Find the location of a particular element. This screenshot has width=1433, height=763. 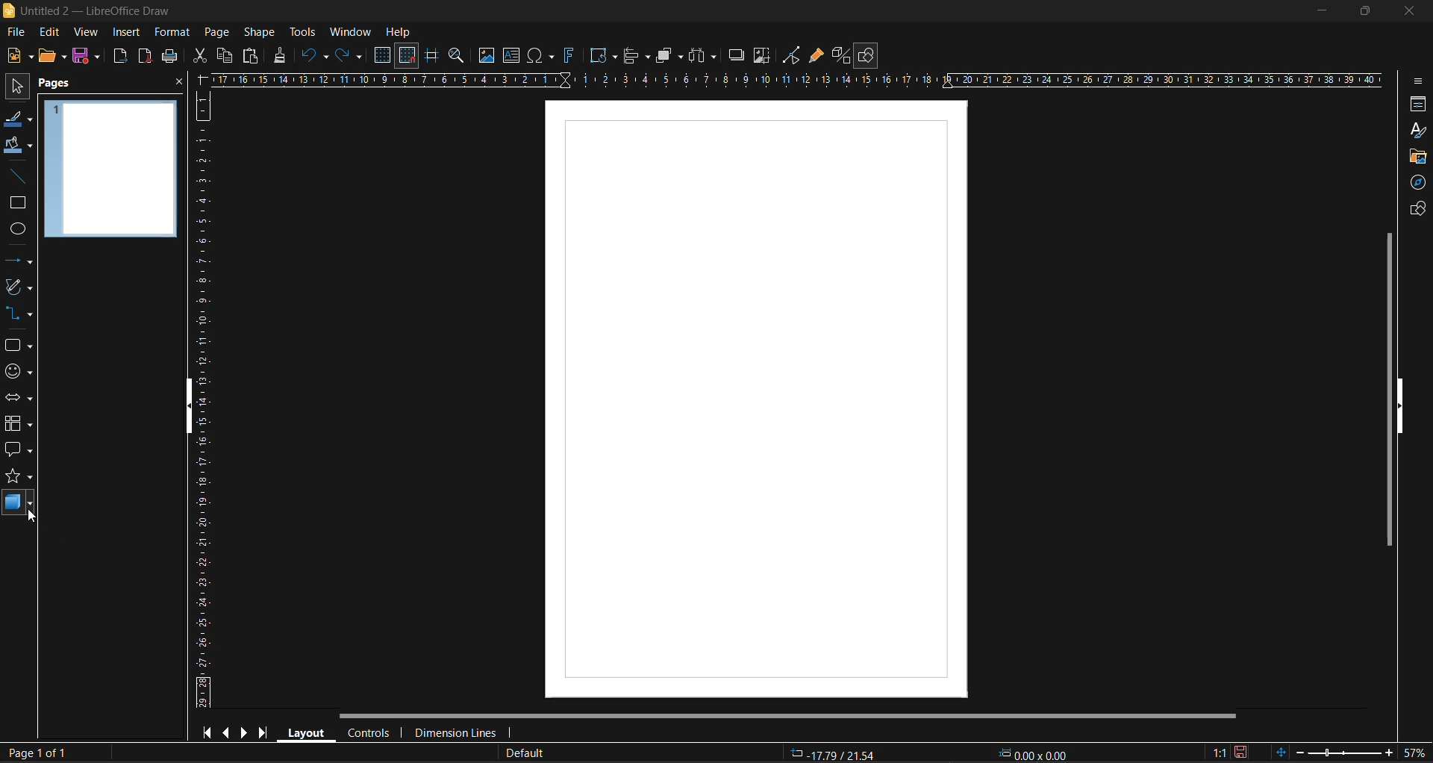

print is located at coordinates (169, 58).